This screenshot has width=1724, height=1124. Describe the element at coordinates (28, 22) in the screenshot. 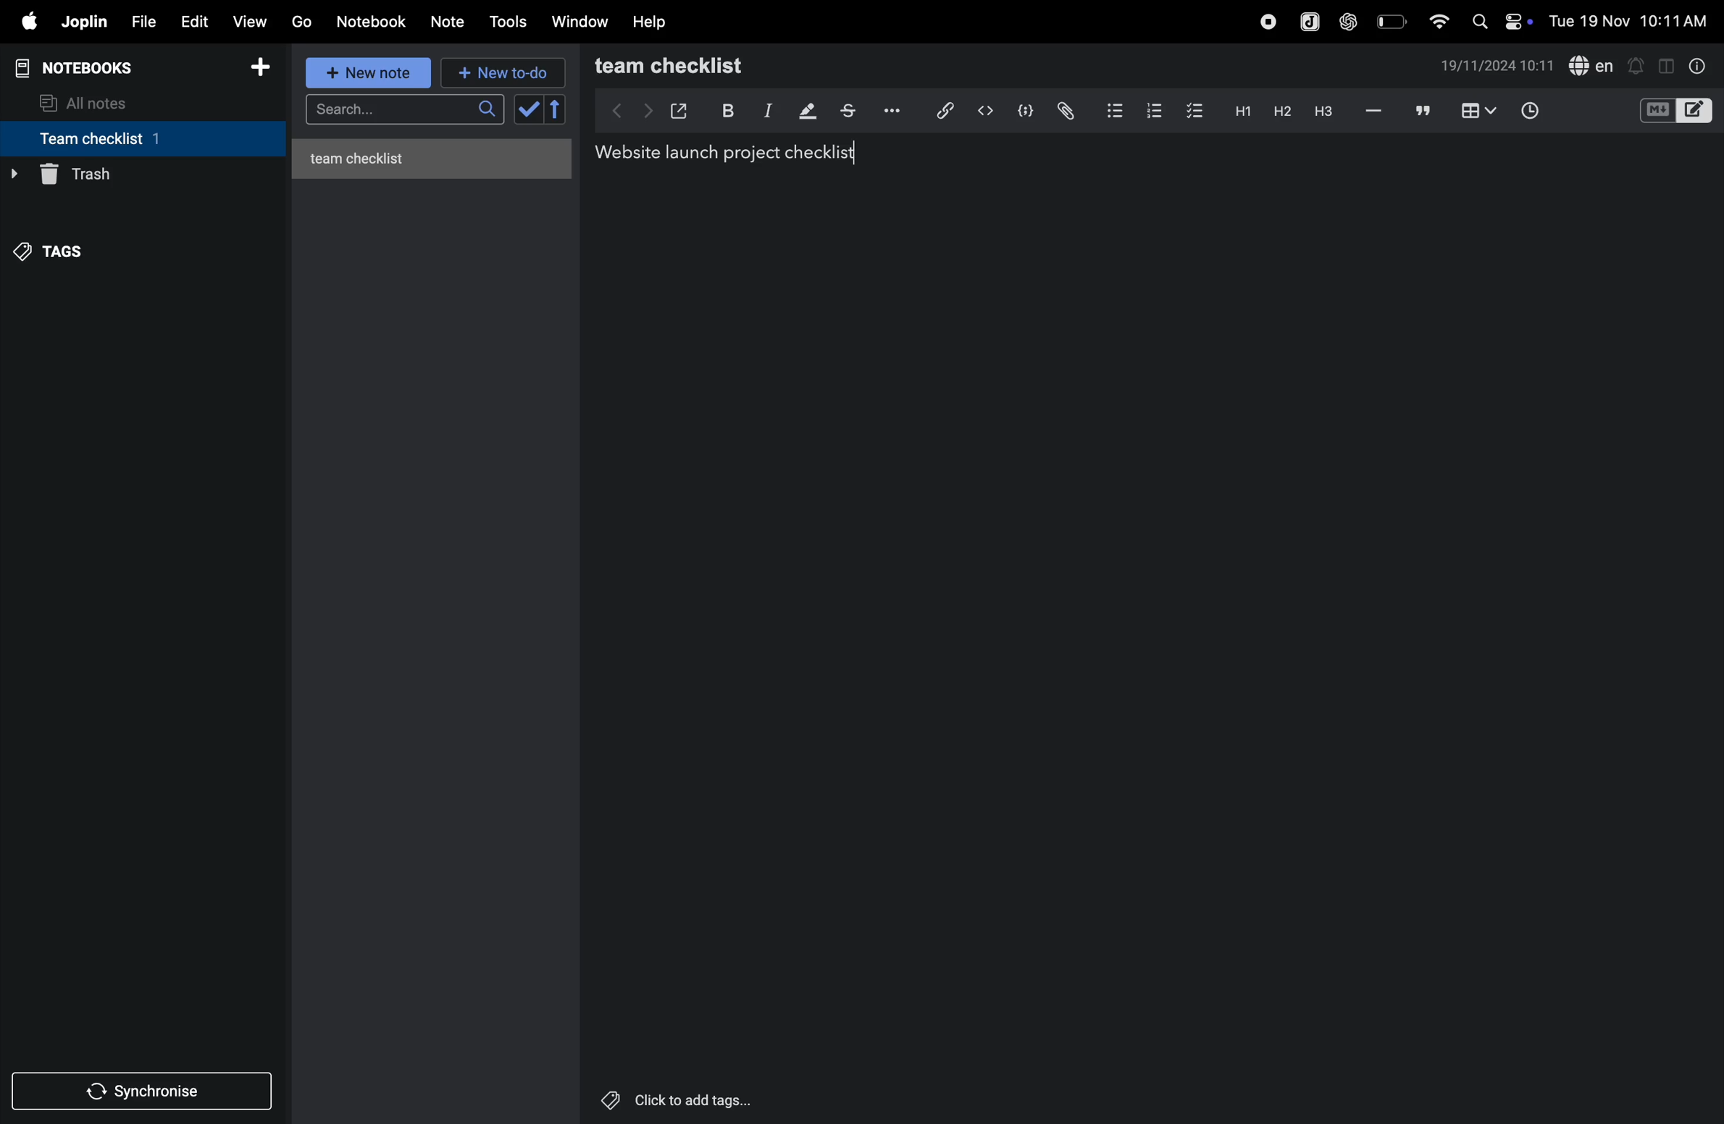

I see `apple menu` at that location.